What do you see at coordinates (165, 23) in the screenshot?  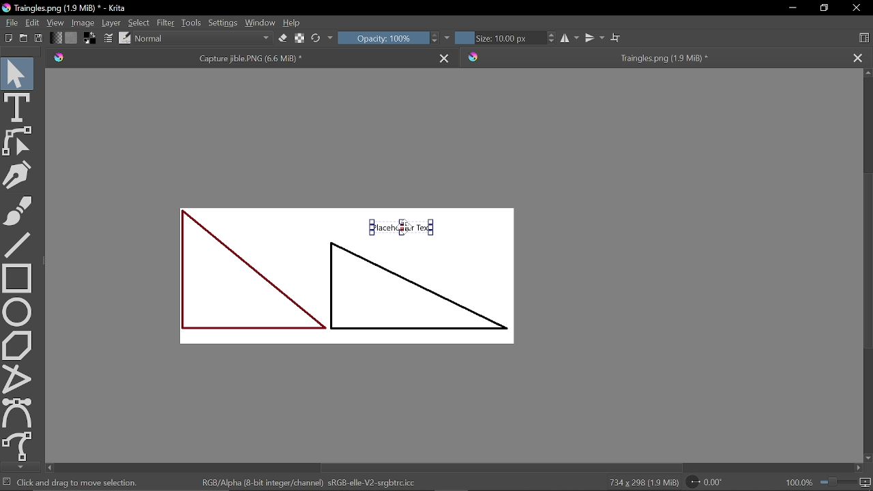 I see `Filter` at bounding box center [165, 23].